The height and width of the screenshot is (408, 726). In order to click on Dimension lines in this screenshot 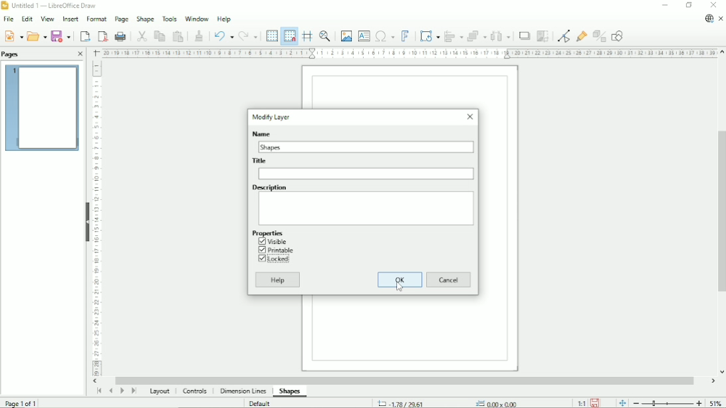, I will do `click(244, 391)`.